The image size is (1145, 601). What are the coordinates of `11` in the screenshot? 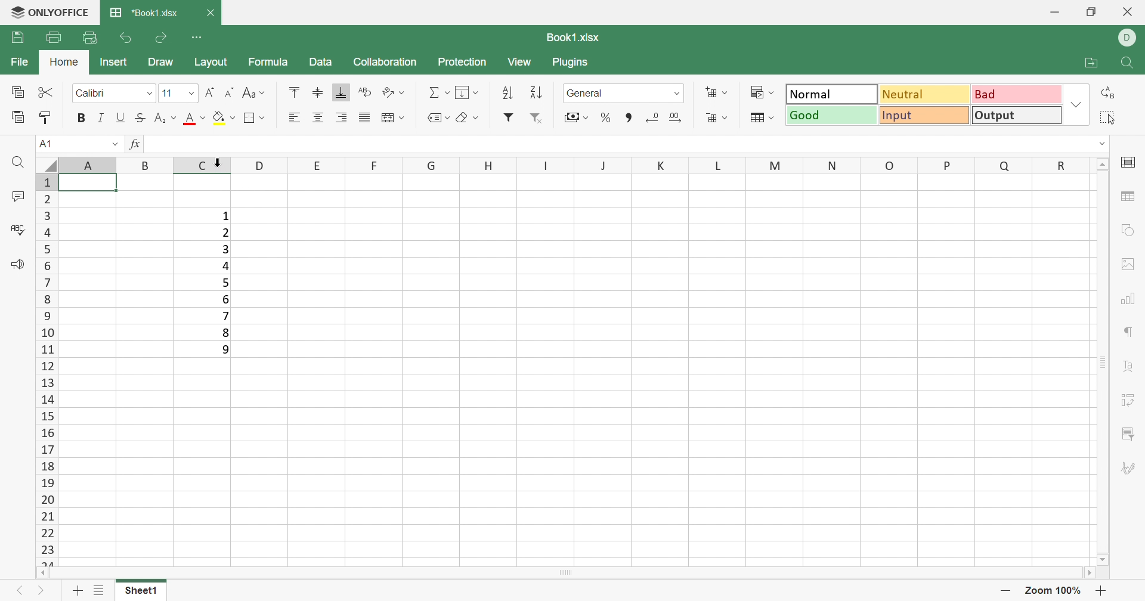 It's located at (169, 93).